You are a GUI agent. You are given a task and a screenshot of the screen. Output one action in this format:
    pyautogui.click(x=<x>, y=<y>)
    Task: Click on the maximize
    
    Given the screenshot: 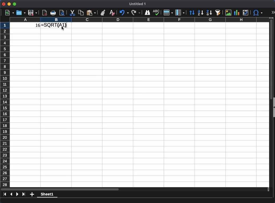 What is the action you would take?
    pyautogui.click(x=15, y=4)
    